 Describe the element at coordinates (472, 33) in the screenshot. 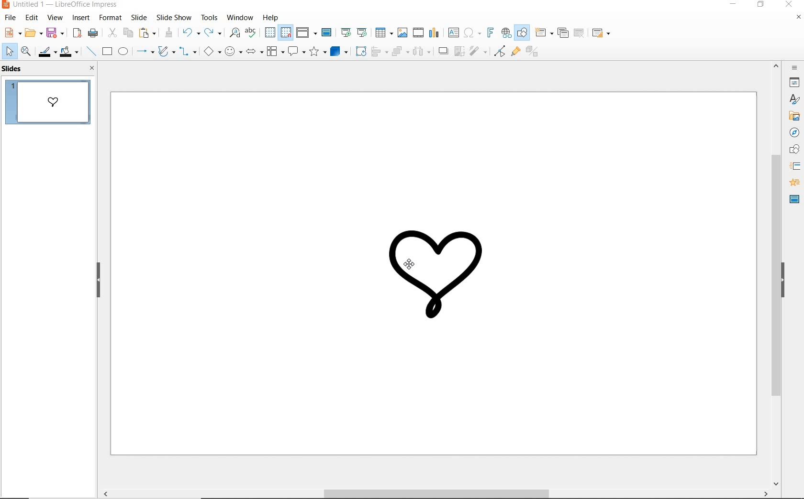

I see `insert special character` at that location.